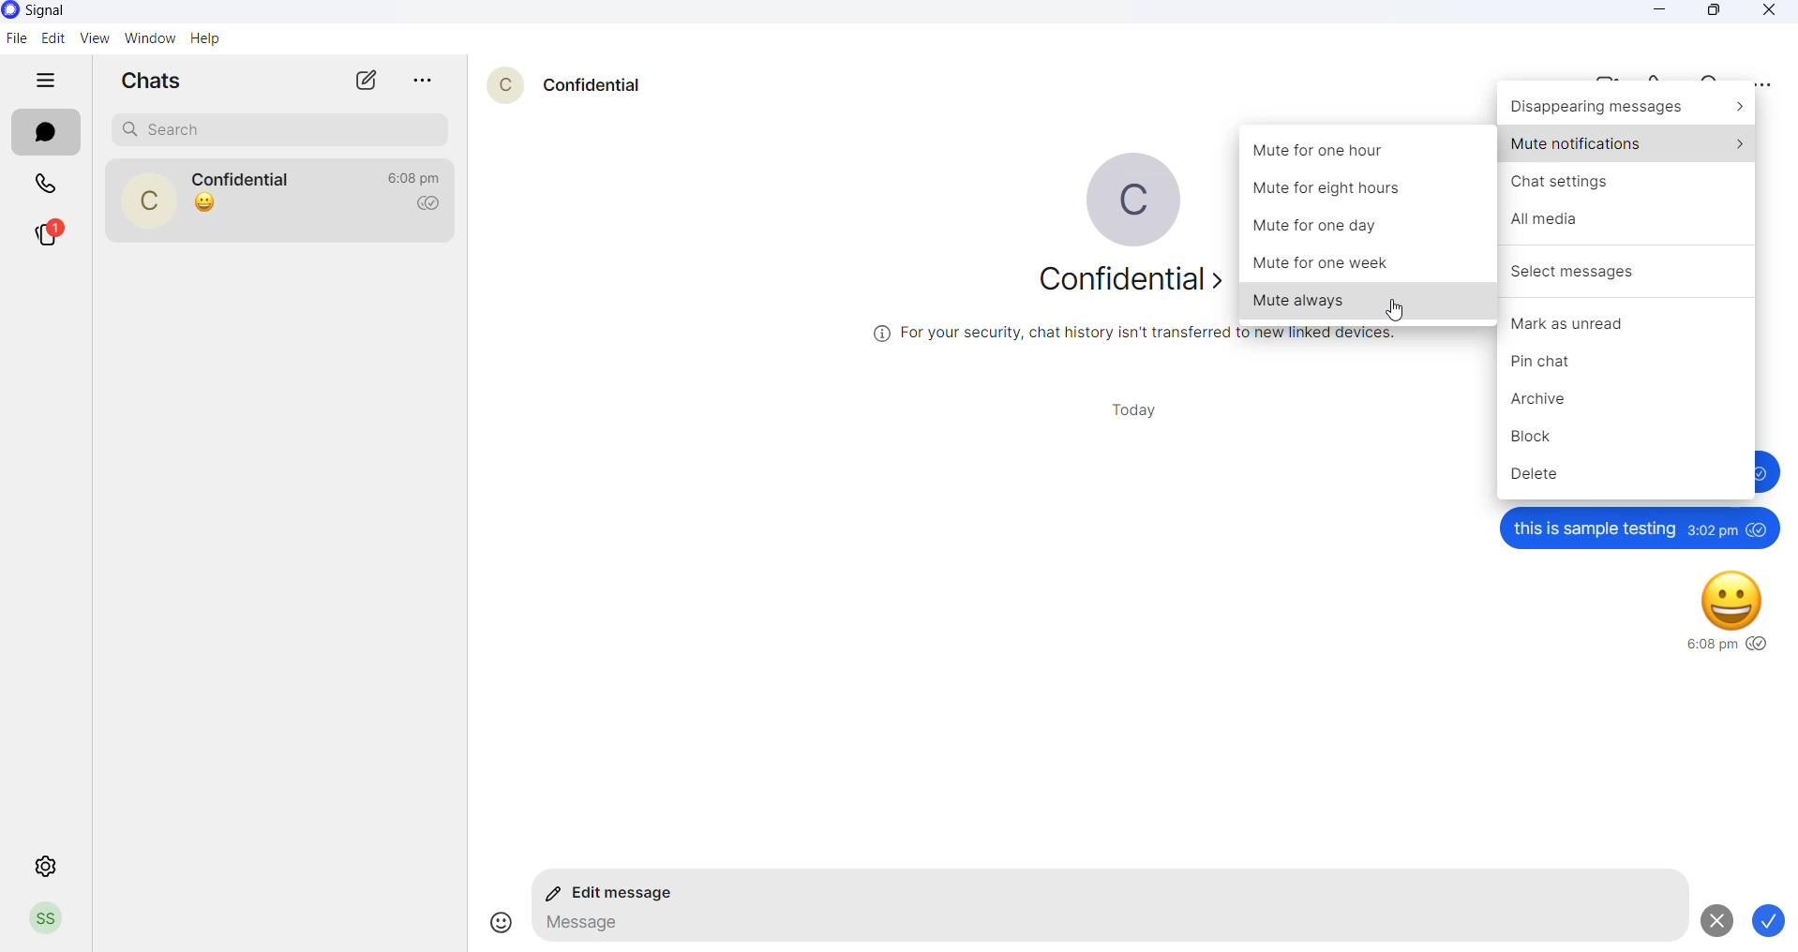  What do you see at coordinates (1627, 109) in the screenshot?
I see `disappearing messages` at bounding box center [1627, 109].